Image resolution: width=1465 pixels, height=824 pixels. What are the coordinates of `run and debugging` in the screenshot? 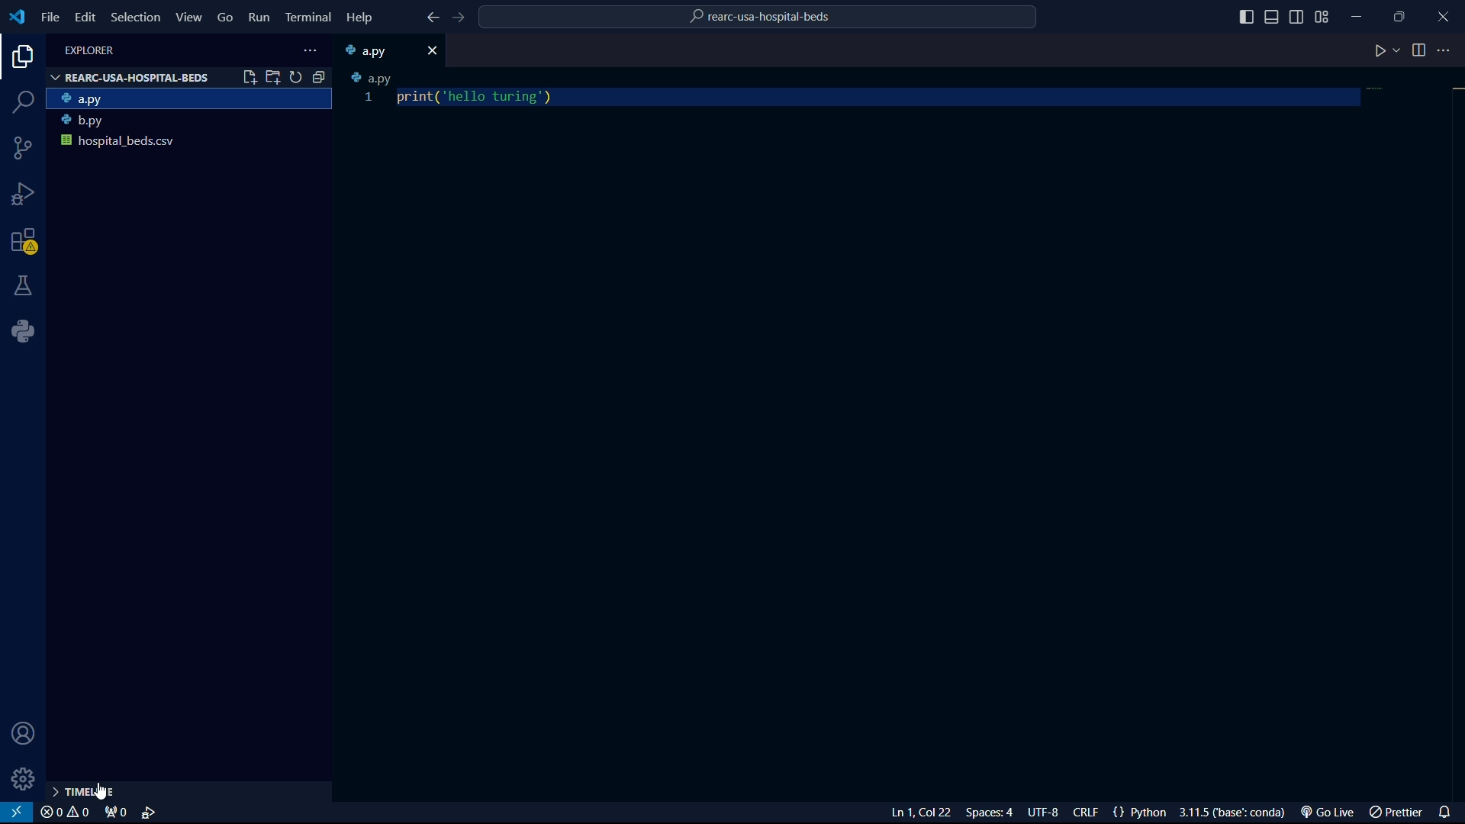 It's located at (25, 196).